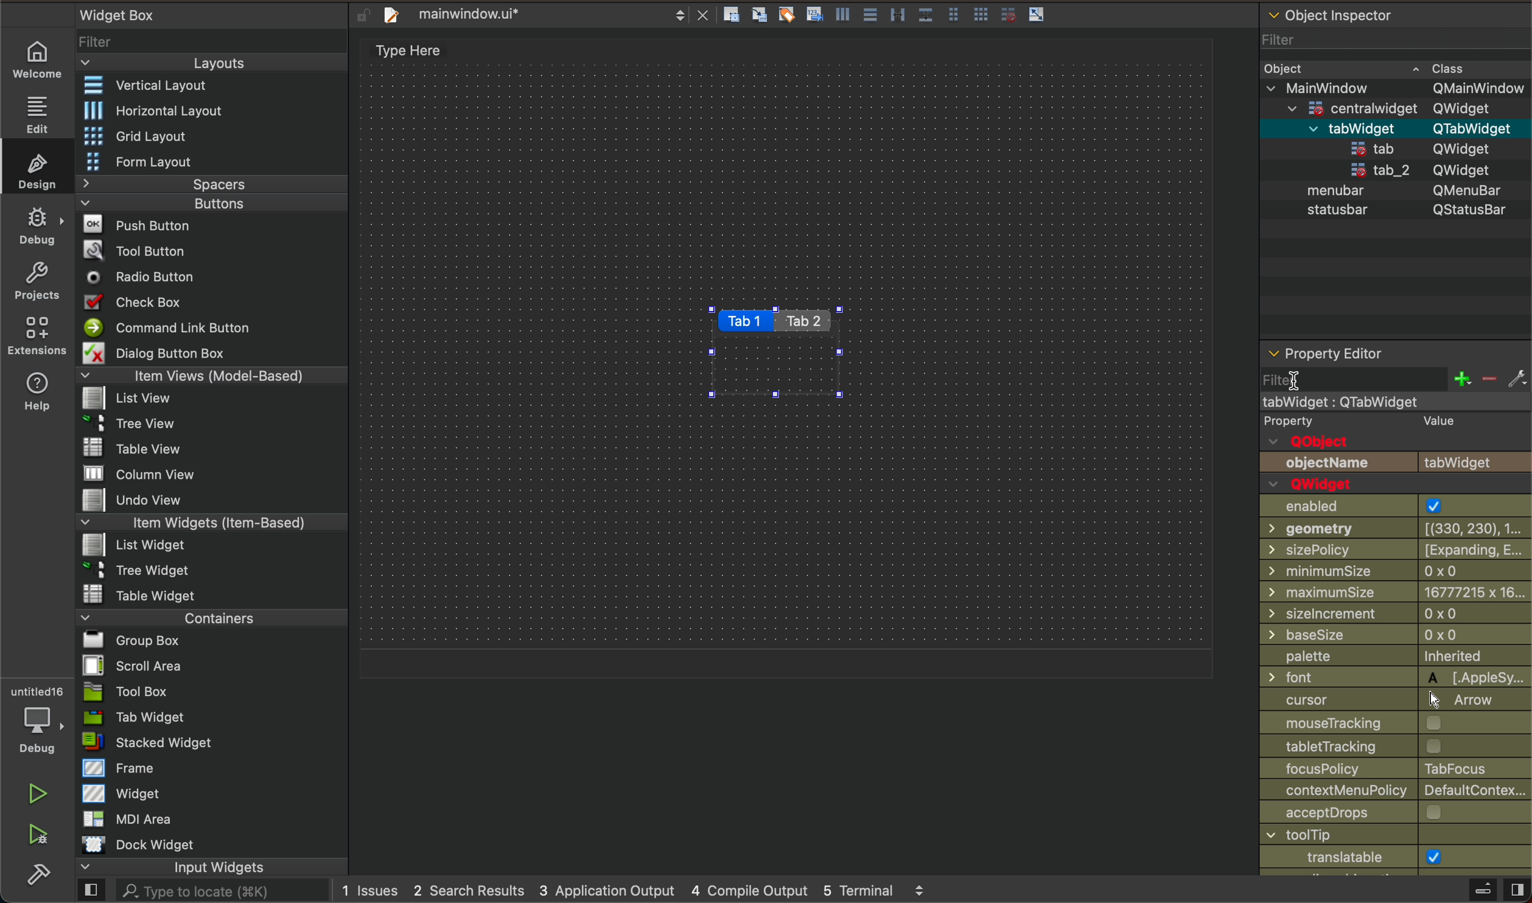 The height and width of the screenshot is (903, 1532). I want to click on edit, so click(38, 111).